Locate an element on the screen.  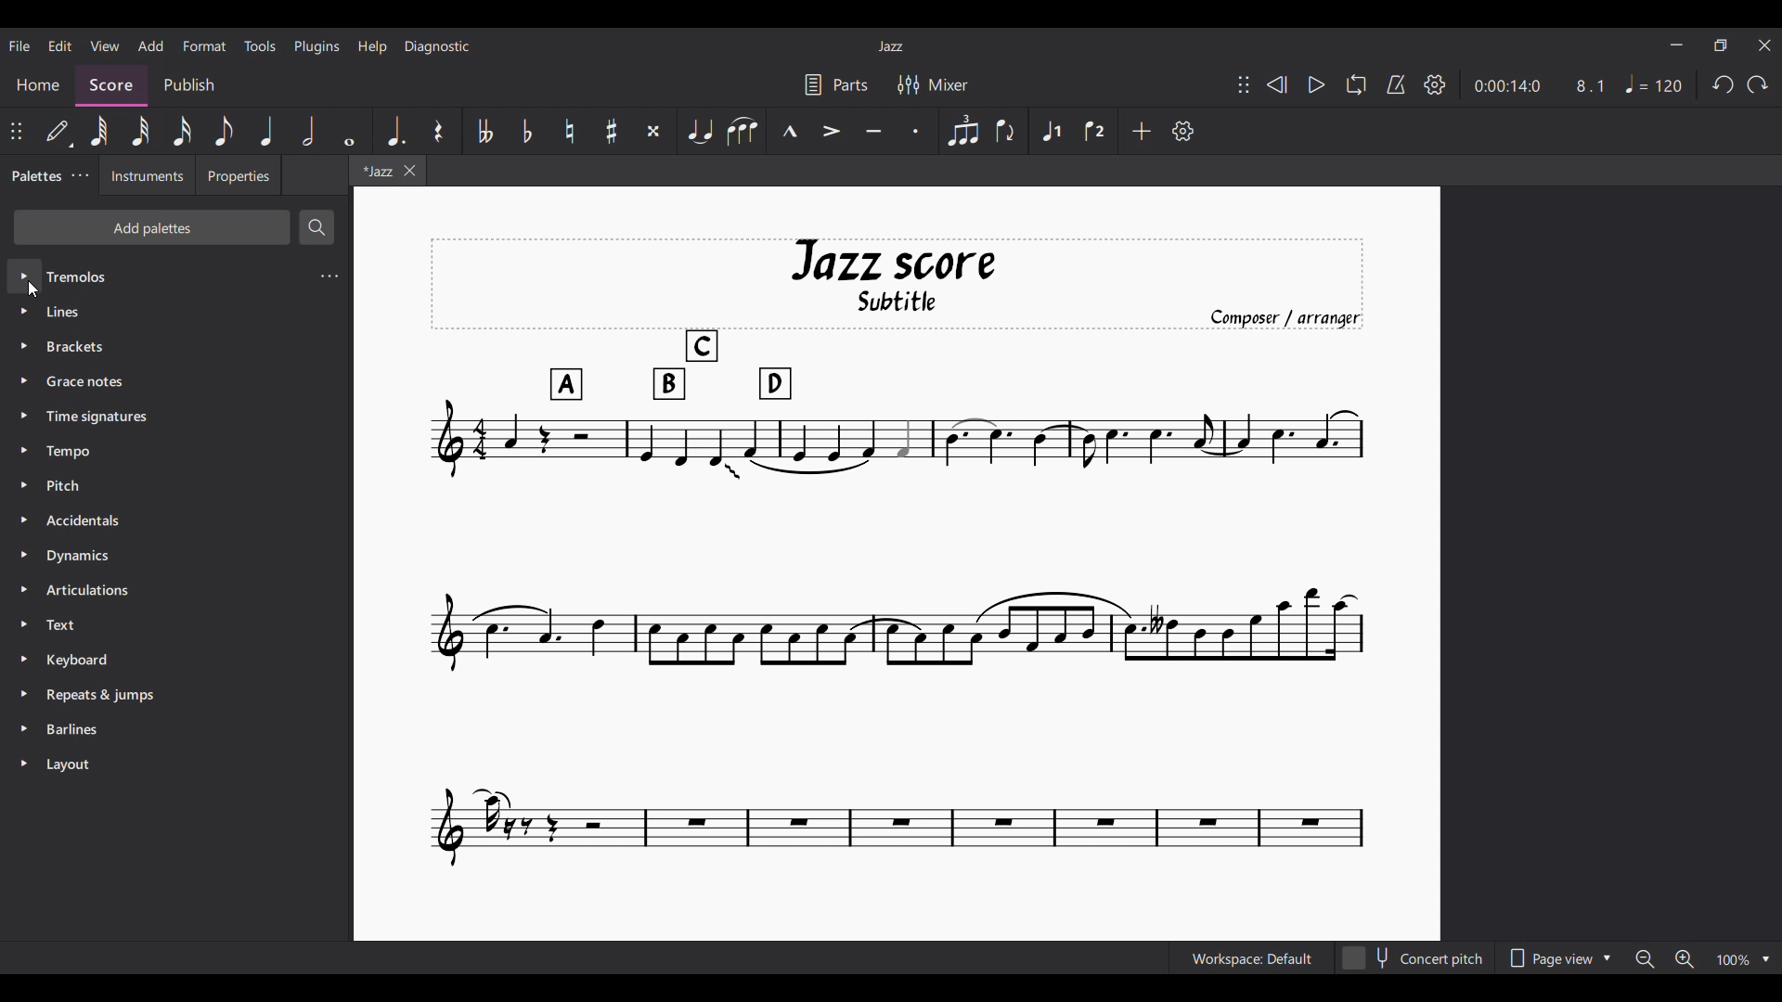
Toggle double flat is located at coordinates (484, 130).